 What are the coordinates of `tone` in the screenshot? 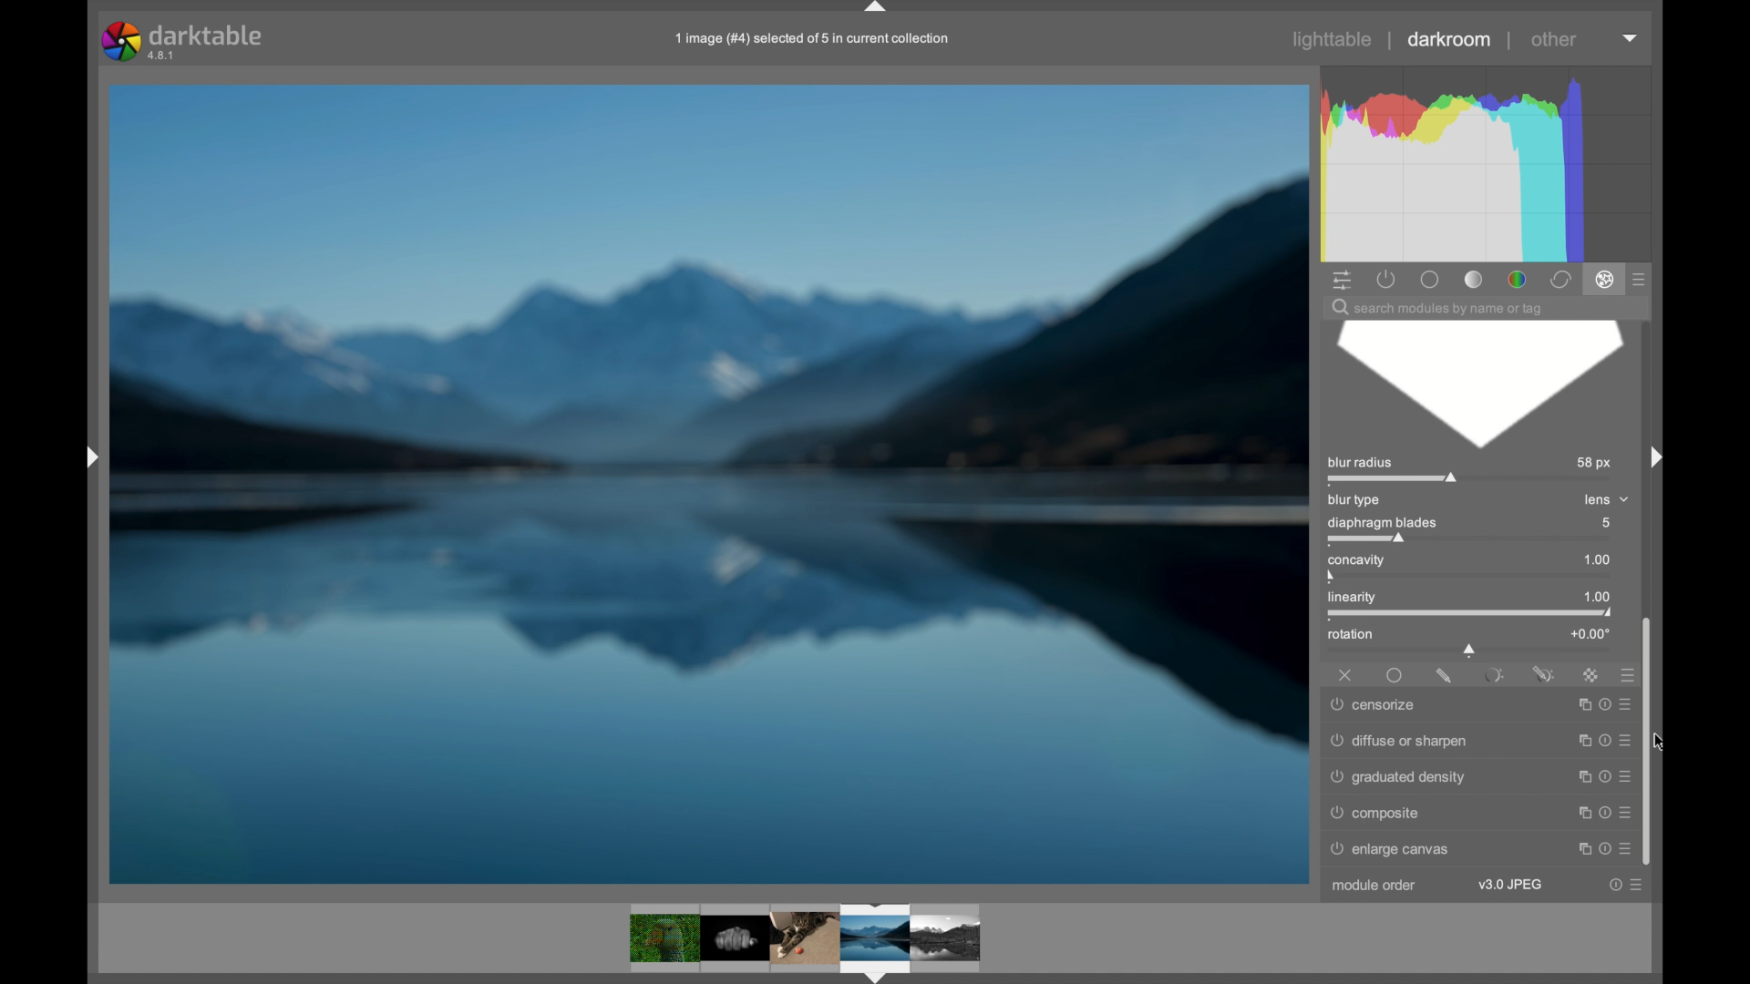 It's located at (1473, 279).